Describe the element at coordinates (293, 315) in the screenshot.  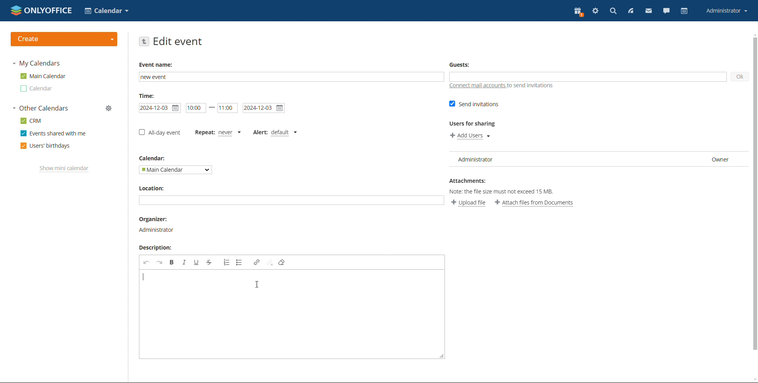
I see `add description` at that location.